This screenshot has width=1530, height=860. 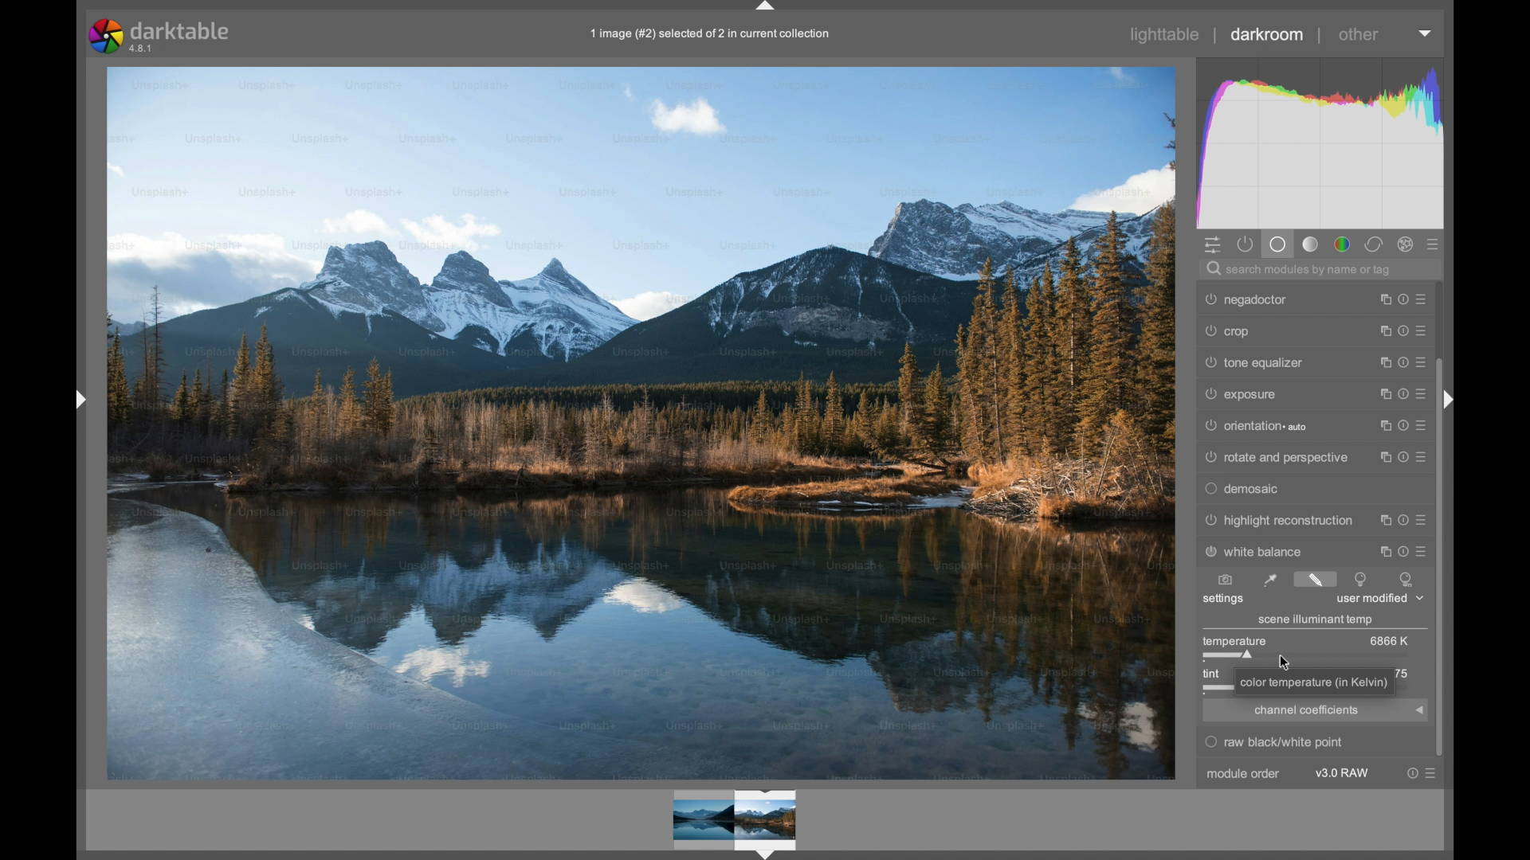 What do you see at coordinates (1361, 34) in the screenshot?
I see `other` at bounding box center [1361, 34].